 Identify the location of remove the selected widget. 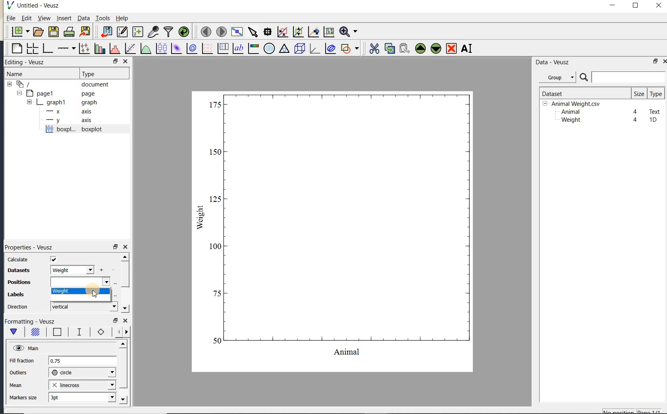
(451, 49).